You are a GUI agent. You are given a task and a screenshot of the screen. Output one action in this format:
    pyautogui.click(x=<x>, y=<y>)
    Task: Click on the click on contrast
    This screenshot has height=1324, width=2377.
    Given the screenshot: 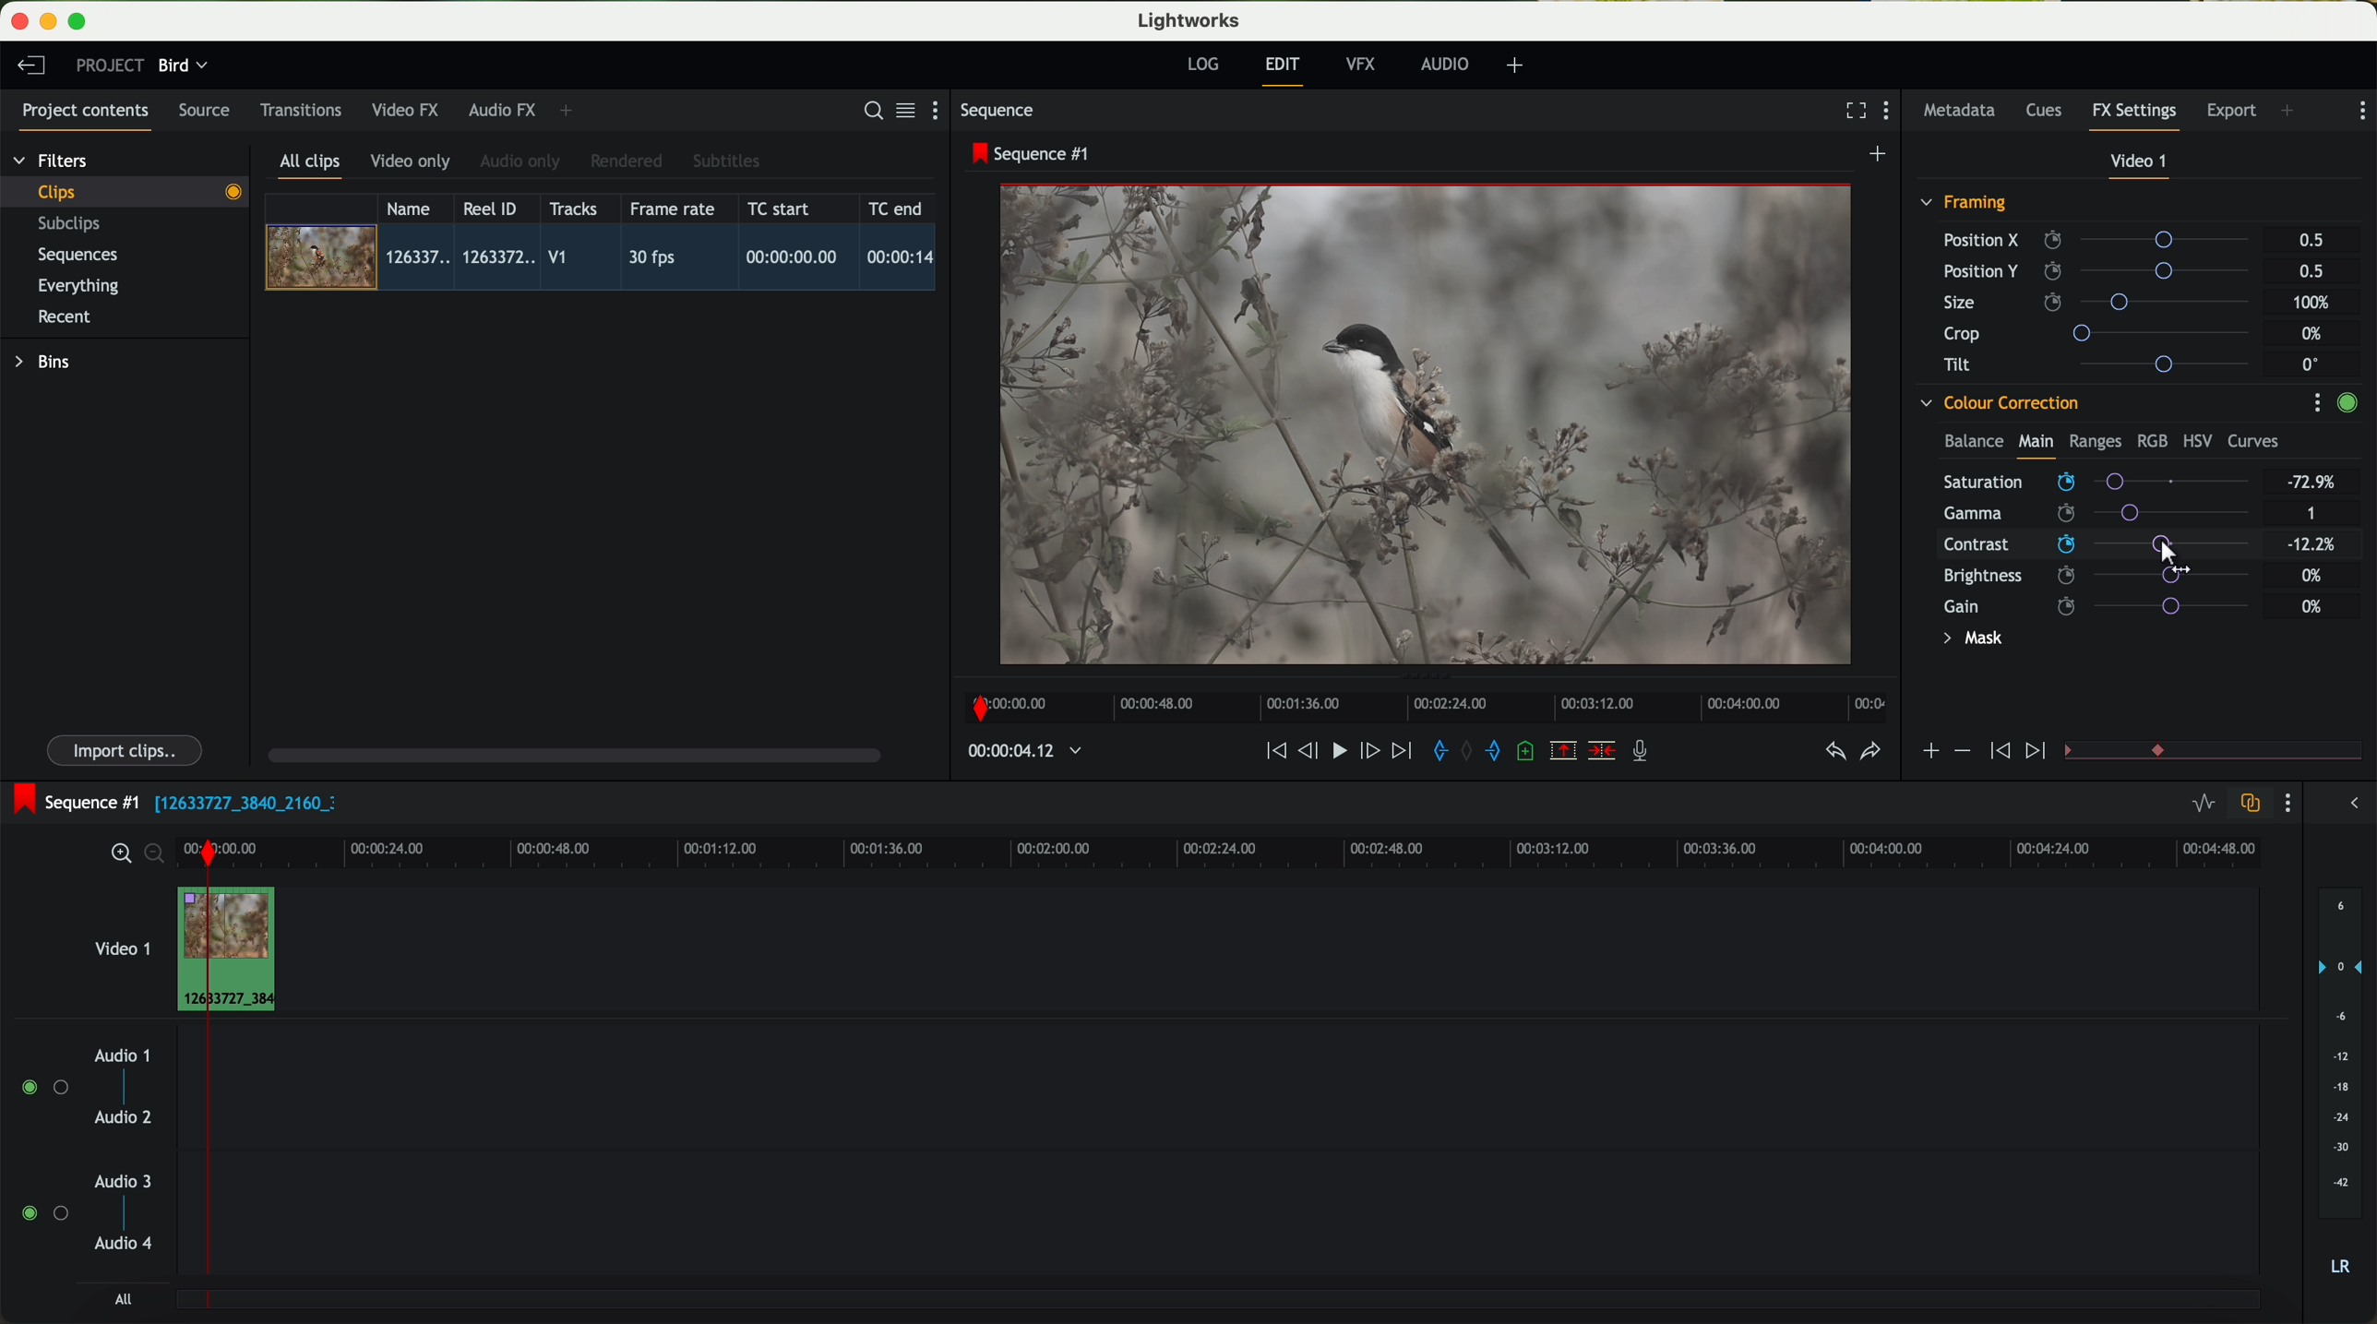 What is the action you would take?
    pyautogui.click(x=2096, y=546)
    